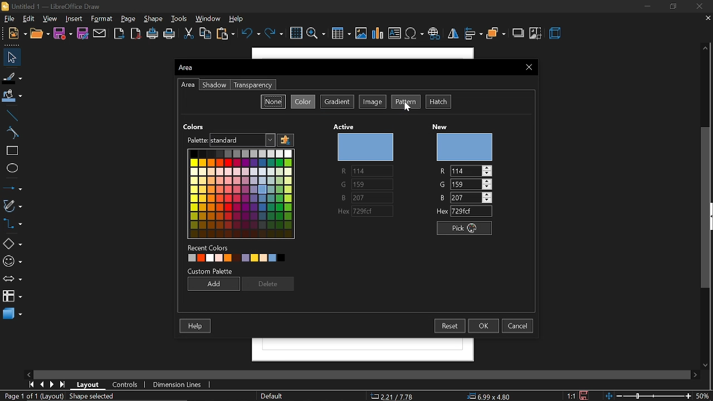 This screenshot has height=401, width=713. I want to click on fill line, so click(12, 76).